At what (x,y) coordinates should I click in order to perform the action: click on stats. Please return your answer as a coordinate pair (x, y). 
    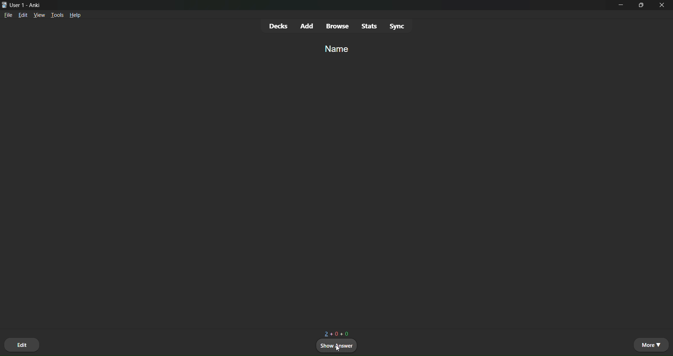
    Looking at the image, I should click on (369, 26).